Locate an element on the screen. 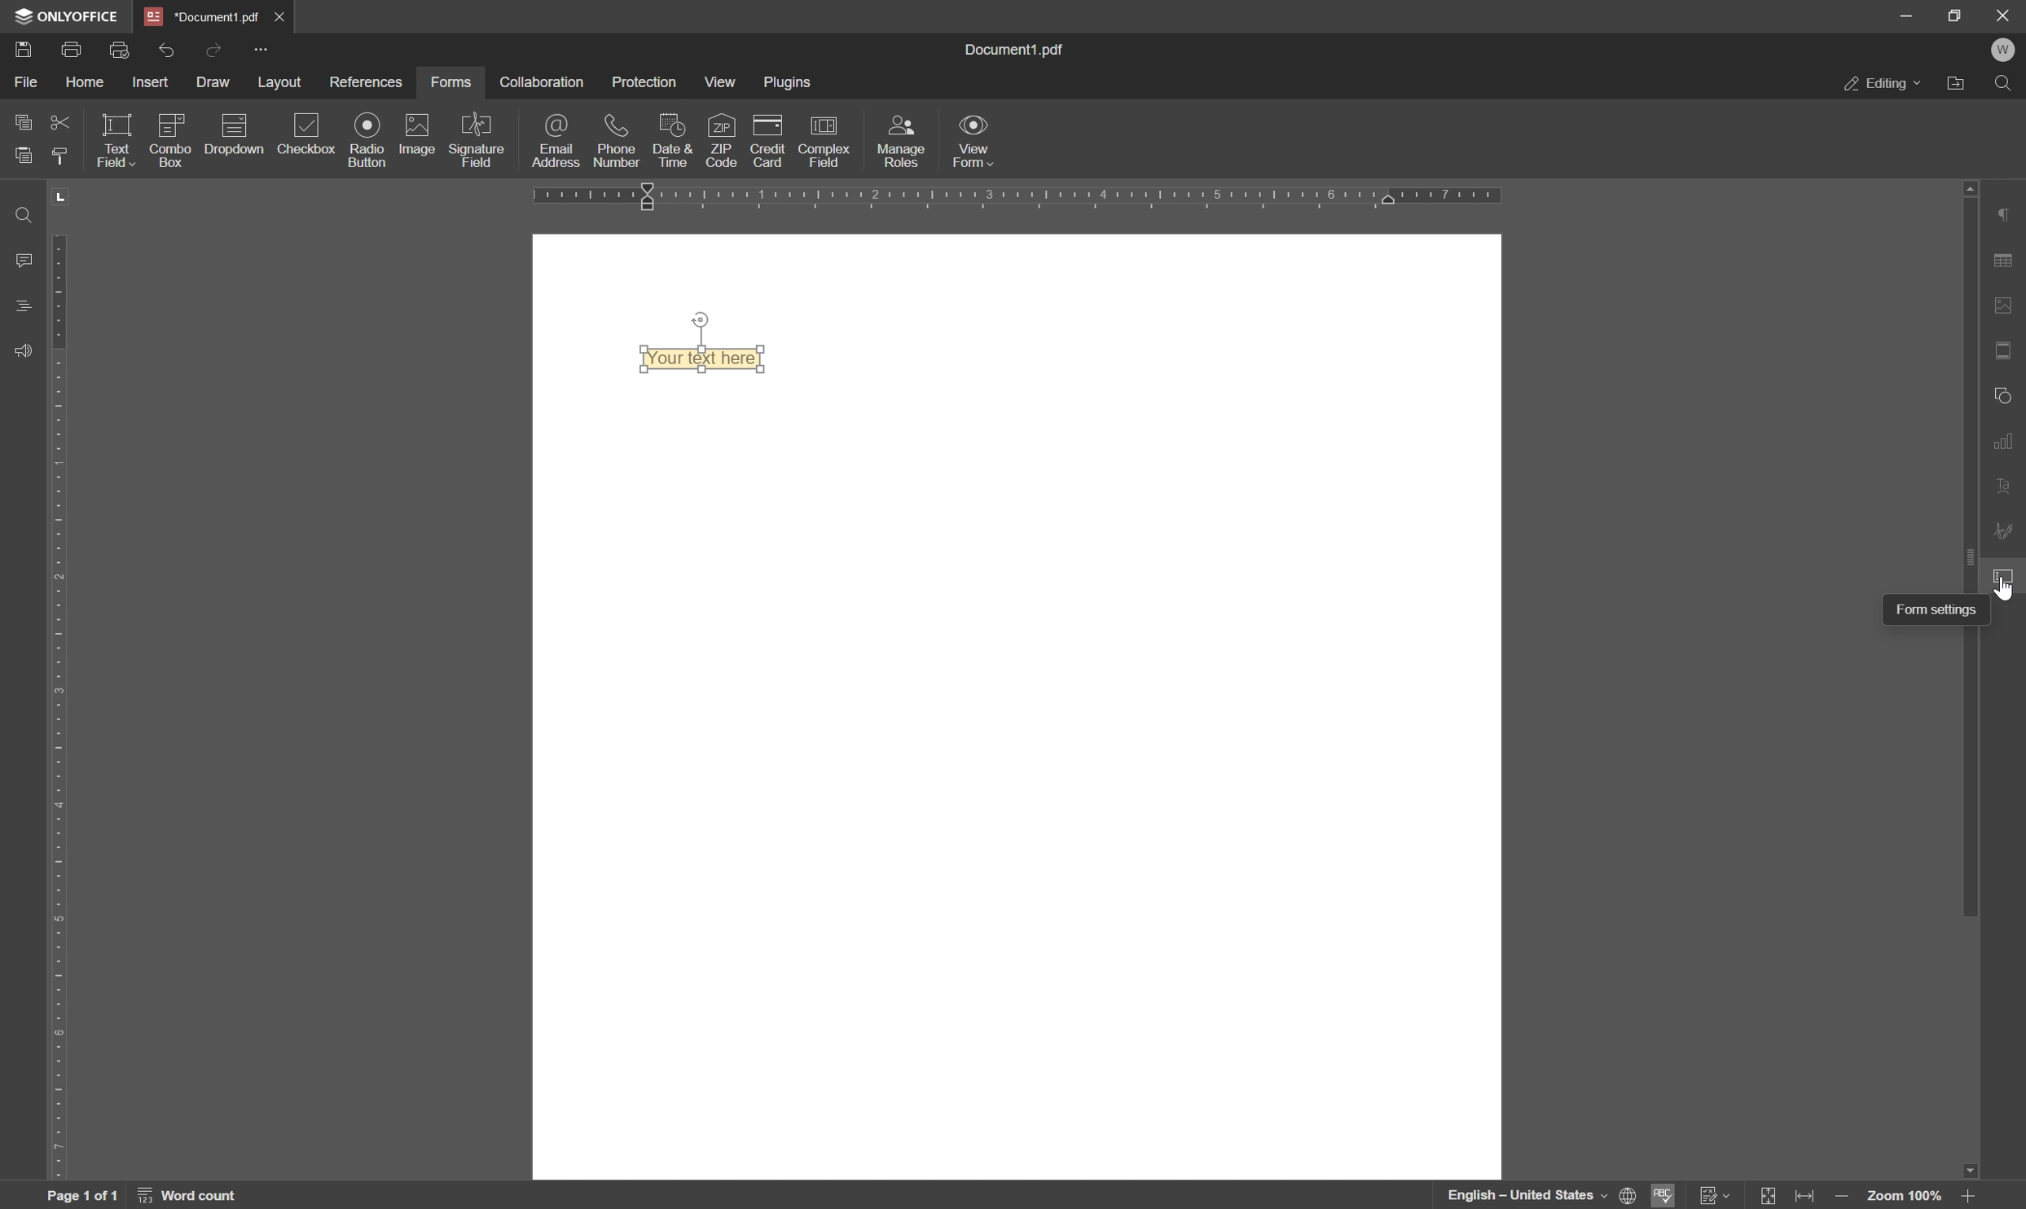 Image resolution: width=2026 pixels, height=1209 pixels. fit to width is located at coordinates (1808, 1196).